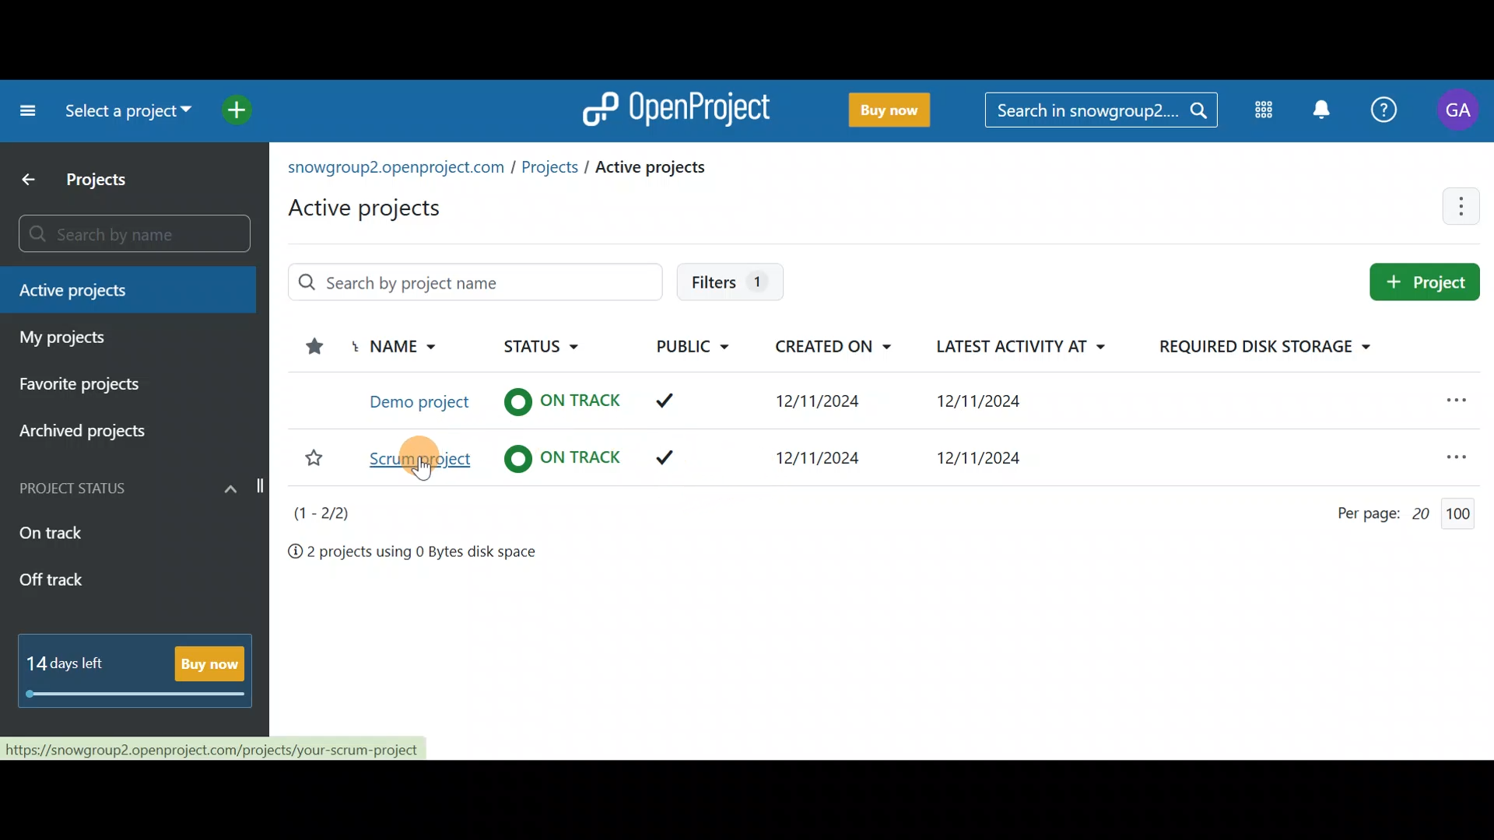 The image size is (1494, 840). Describe the element at coordinates (665, 459) in the screenshot. I see `public` at that location.